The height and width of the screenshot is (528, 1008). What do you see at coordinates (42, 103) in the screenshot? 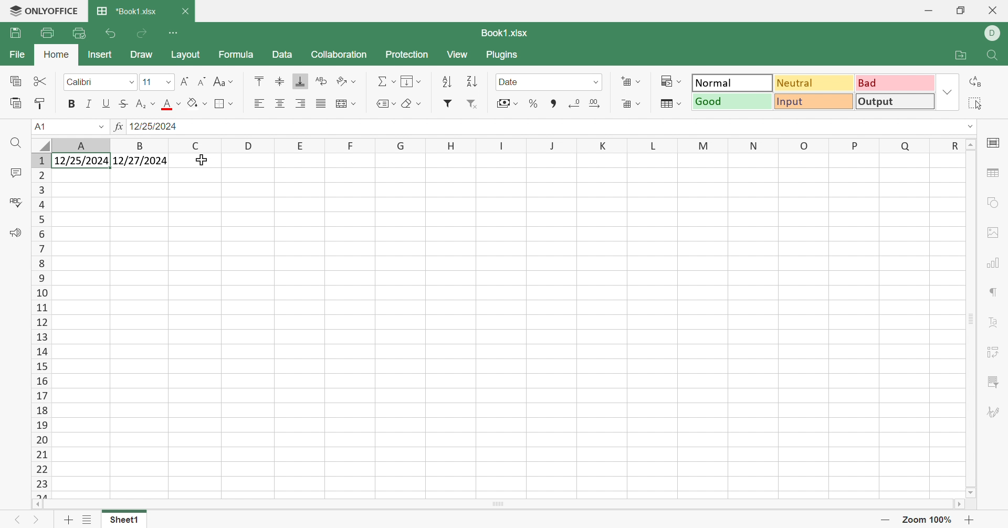
I see `Copy Style` at bounding box center [42, 103].